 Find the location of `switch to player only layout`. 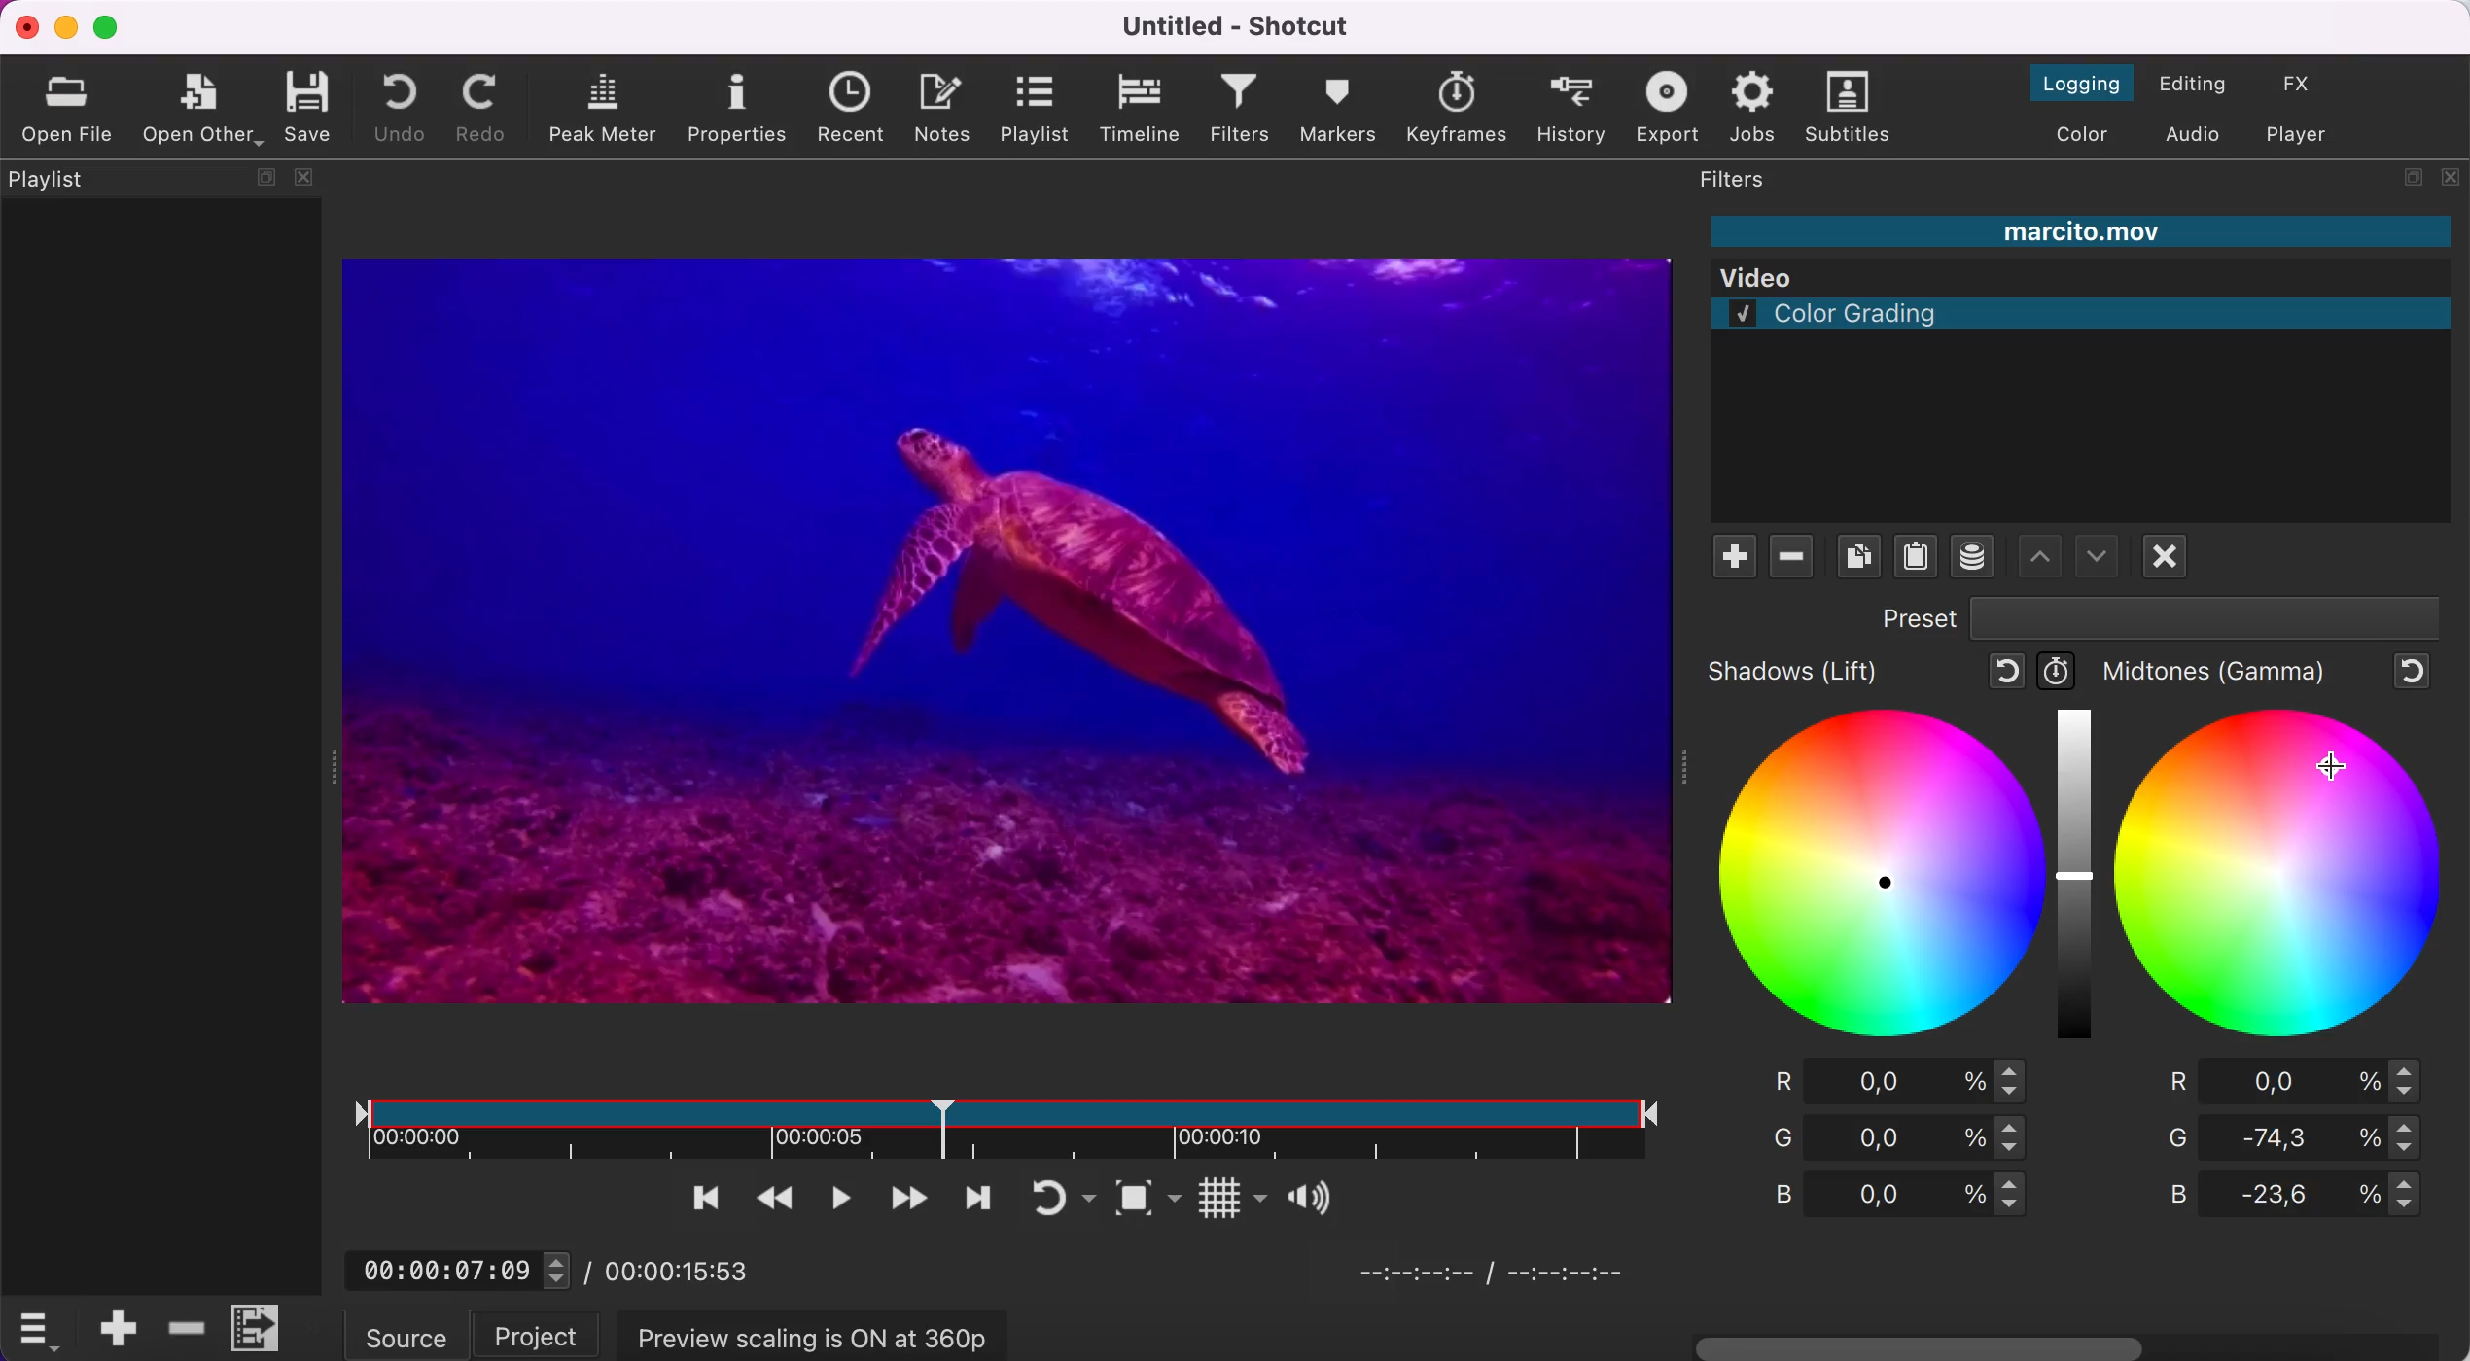

switch to player only layout is located at coordinates (2312, 133).